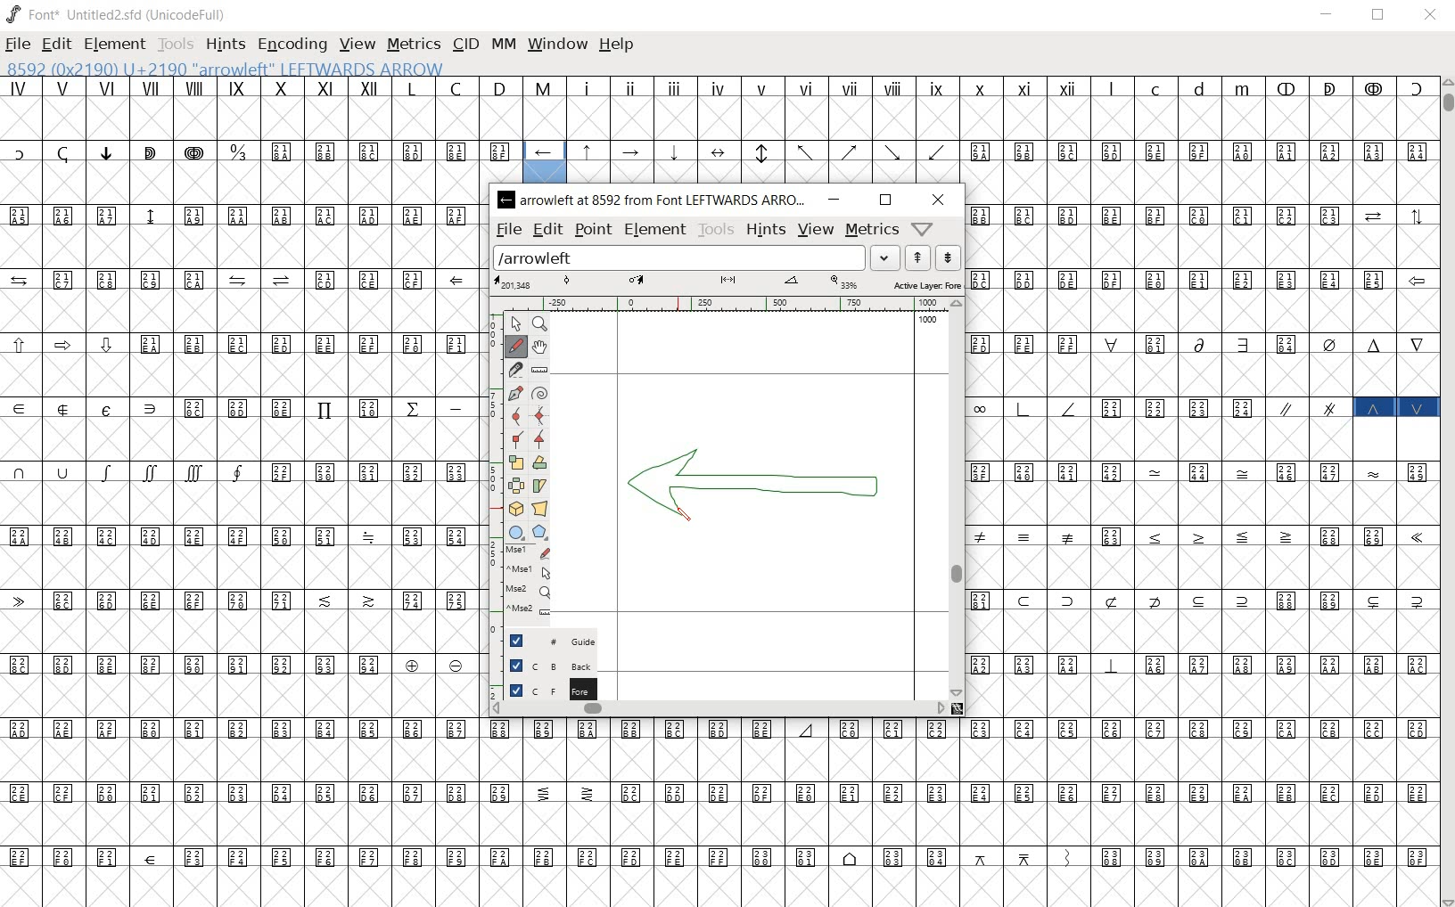 This screenshot has width=1455, height=907. I want to click on add a point, then drag out its control points, so click(514, 391).